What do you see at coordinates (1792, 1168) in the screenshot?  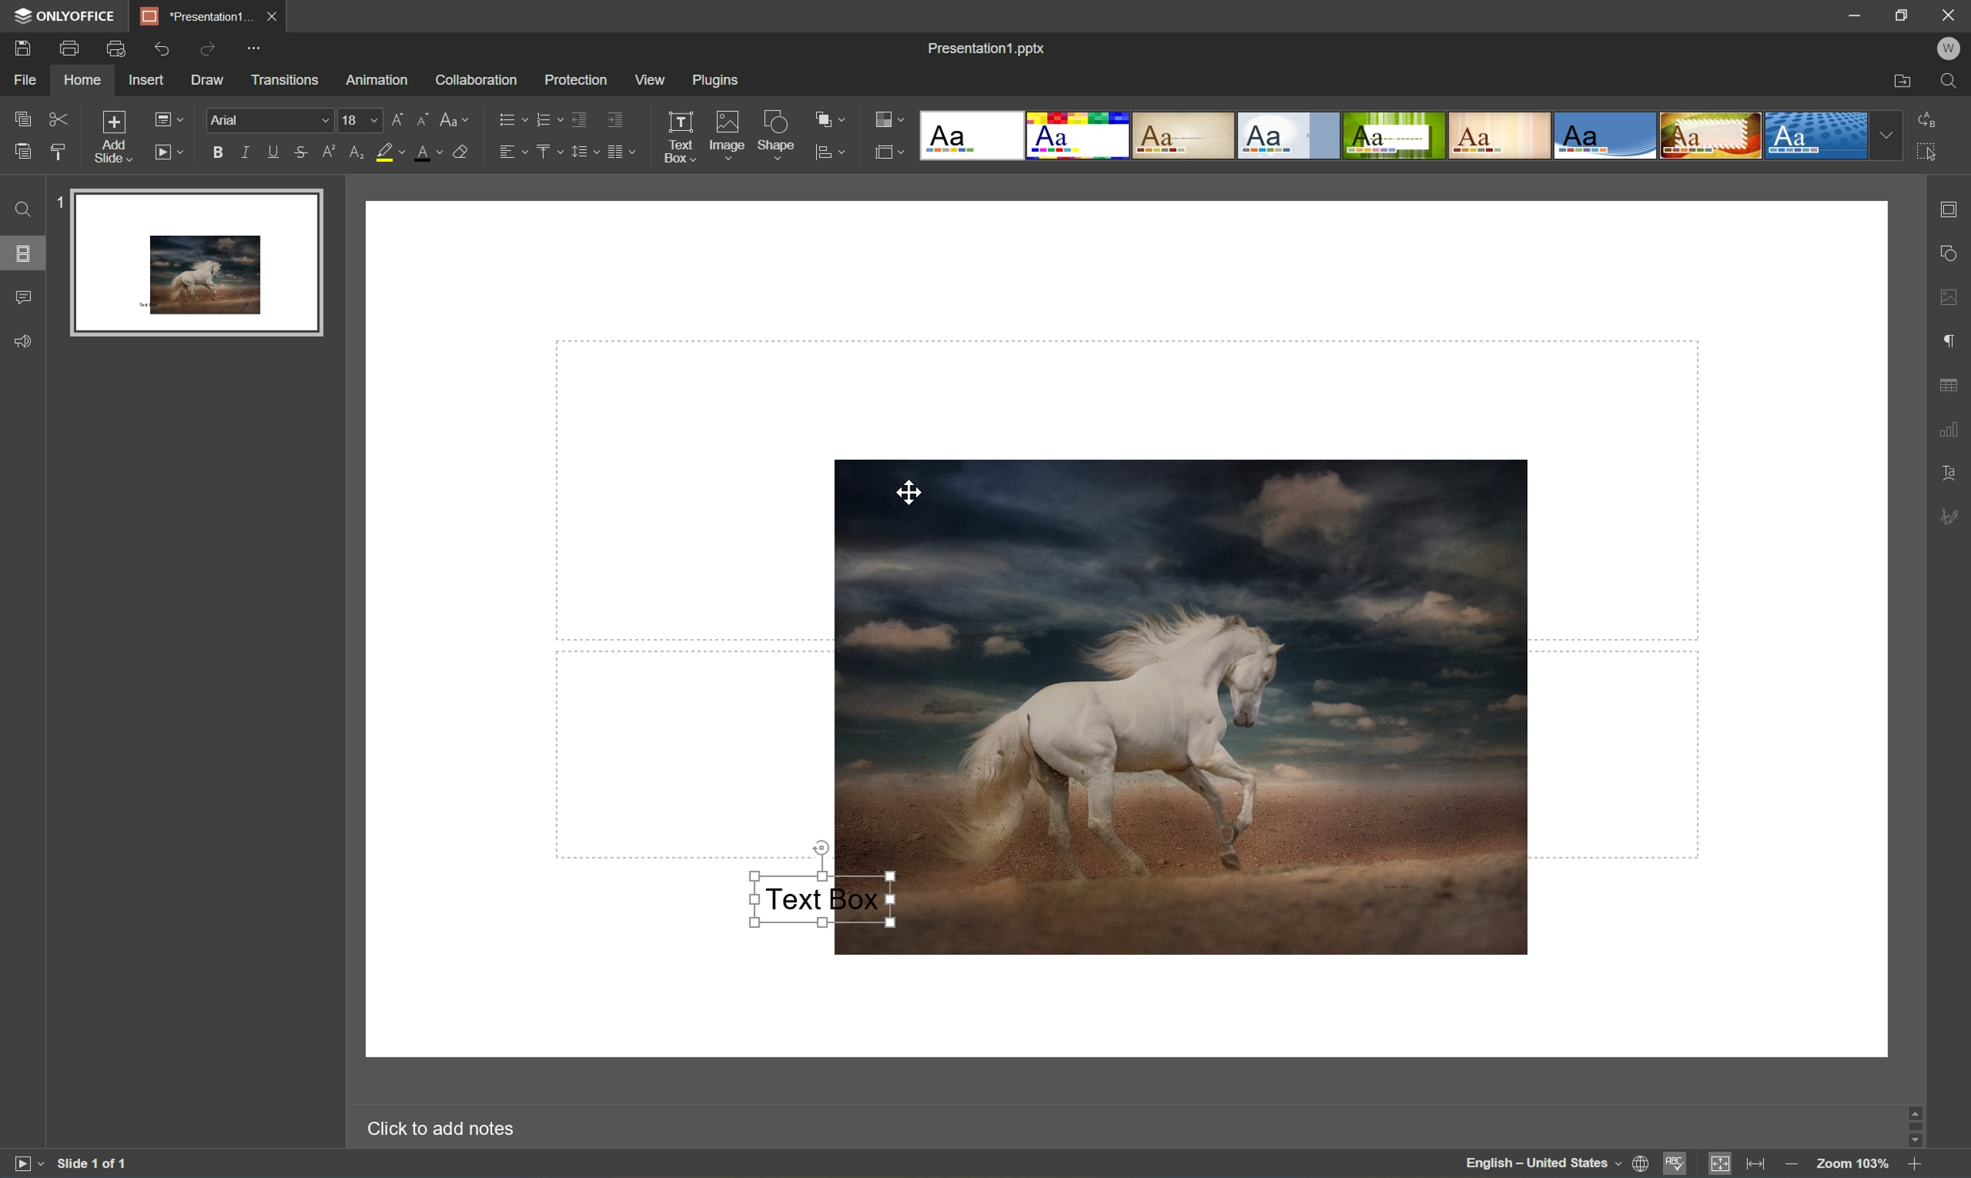 I see `Zoom out` at bounding box center [1792, 1168].